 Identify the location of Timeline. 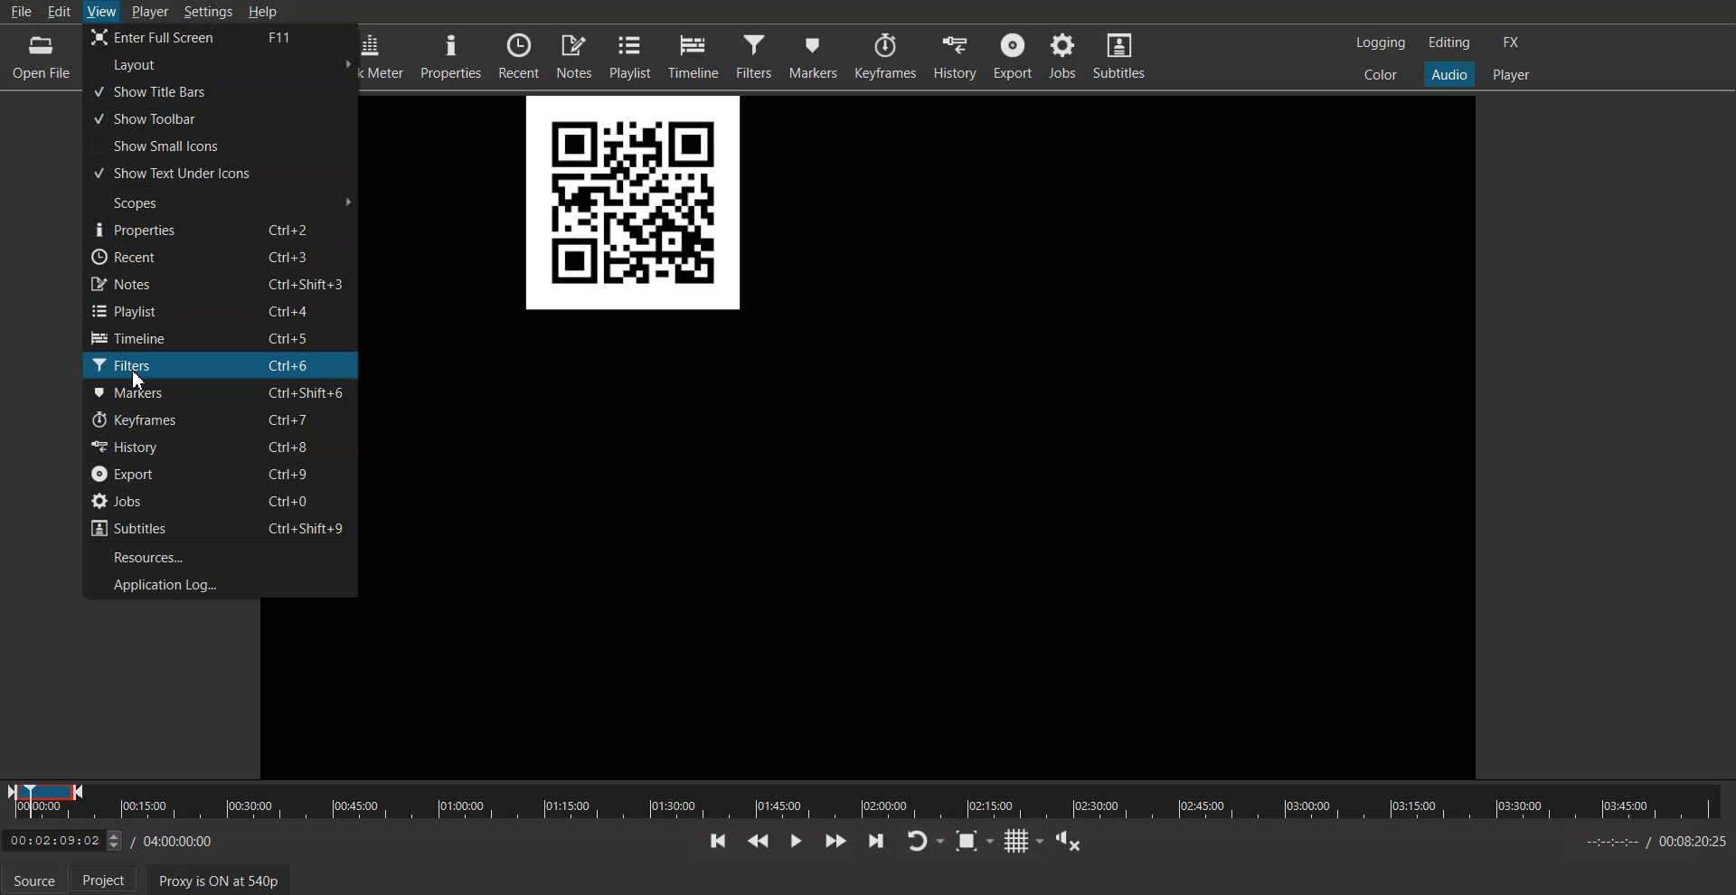
(694, 55).